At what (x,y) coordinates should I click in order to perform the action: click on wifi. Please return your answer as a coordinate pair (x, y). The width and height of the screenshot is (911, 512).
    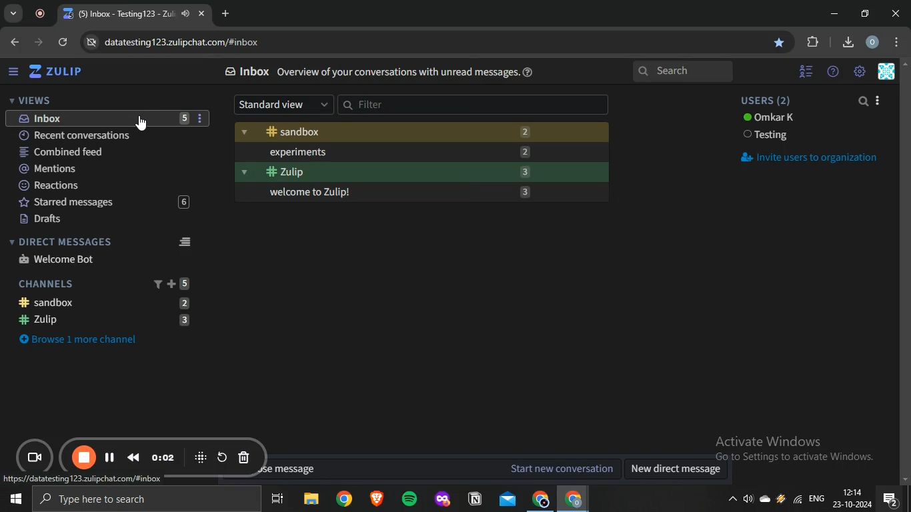
    Looking at the image, I should click on (796, 503).